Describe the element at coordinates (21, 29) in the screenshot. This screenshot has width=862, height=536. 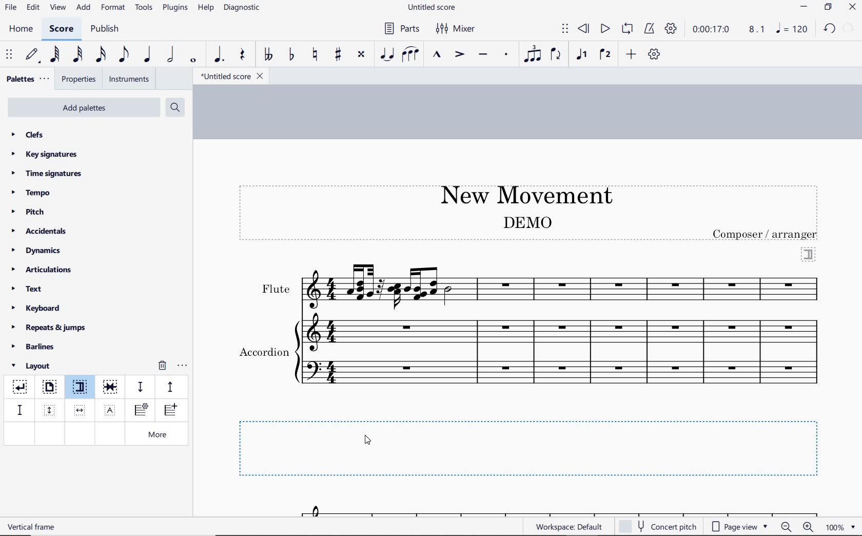
I see `home` at that location.